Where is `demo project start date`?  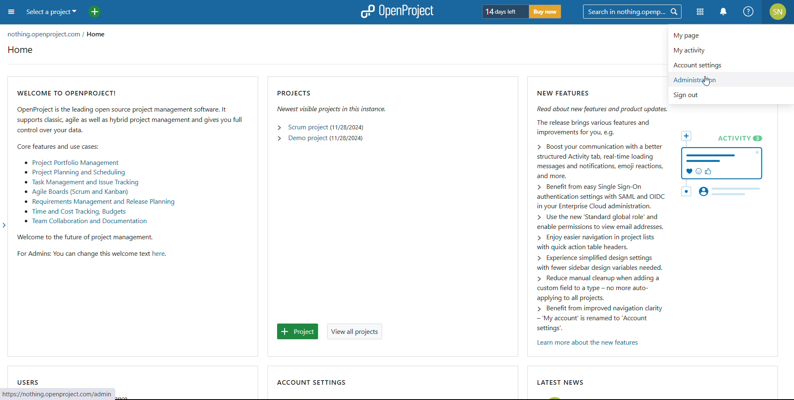
demo project start date is located at coordinates (347, 138).